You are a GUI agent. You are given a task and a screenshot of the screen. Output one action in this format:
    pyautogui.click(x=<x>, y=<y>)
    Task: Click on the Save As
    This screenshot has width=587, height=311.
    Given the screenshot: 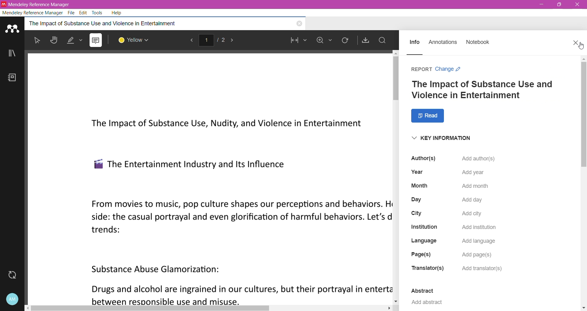 What is the action you would take?
    pyautogui.click(x=366, y=40)
    